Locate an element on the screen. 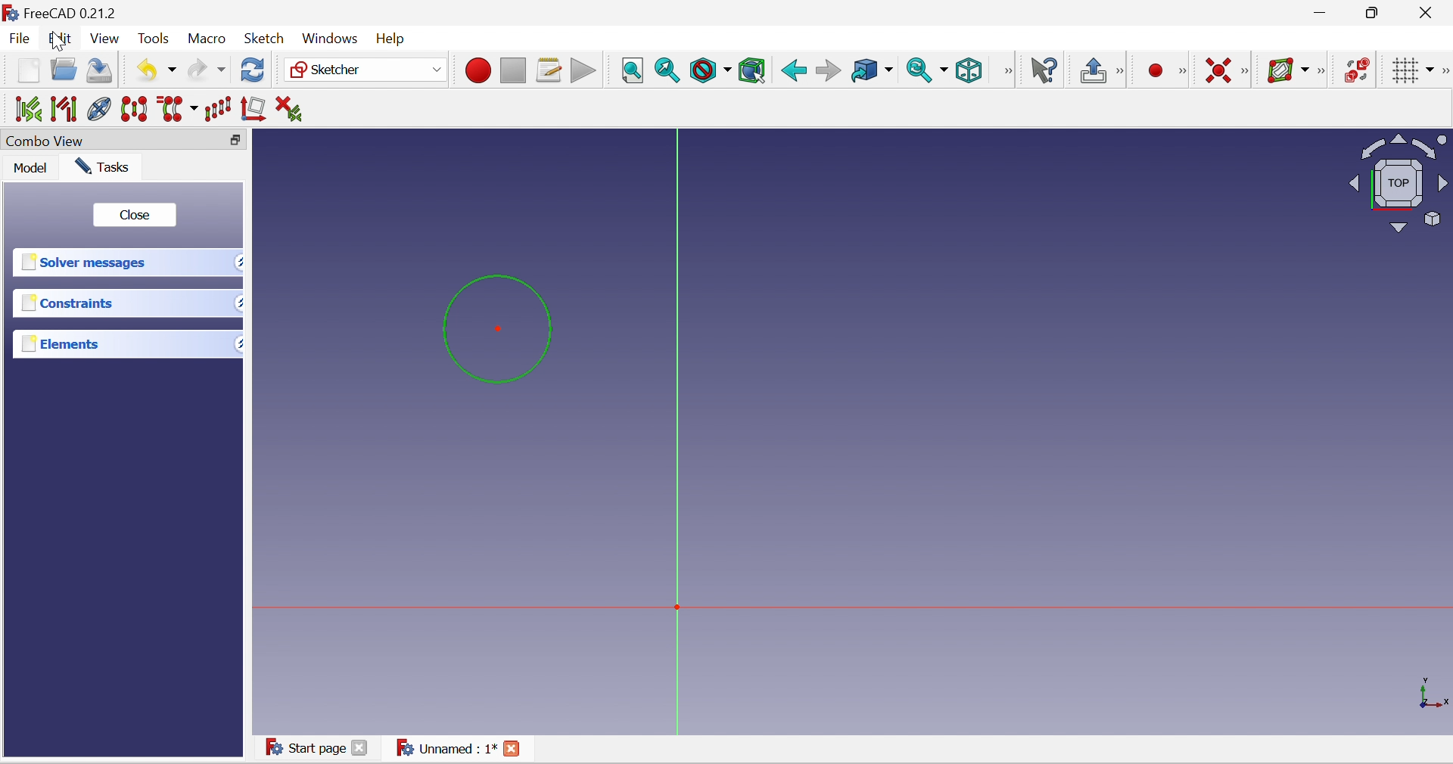 The width and height of the screenshot is (1453, 764). Fit all is located at coordinates (631, 70).